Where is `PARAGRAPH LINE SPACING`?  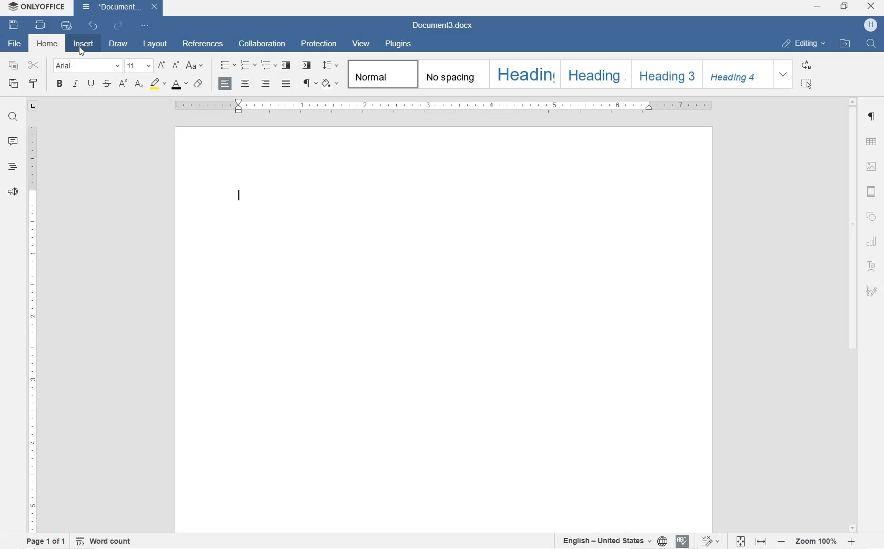 PARAGRAPH LINE SPACING is located at coordinates (330, 65).